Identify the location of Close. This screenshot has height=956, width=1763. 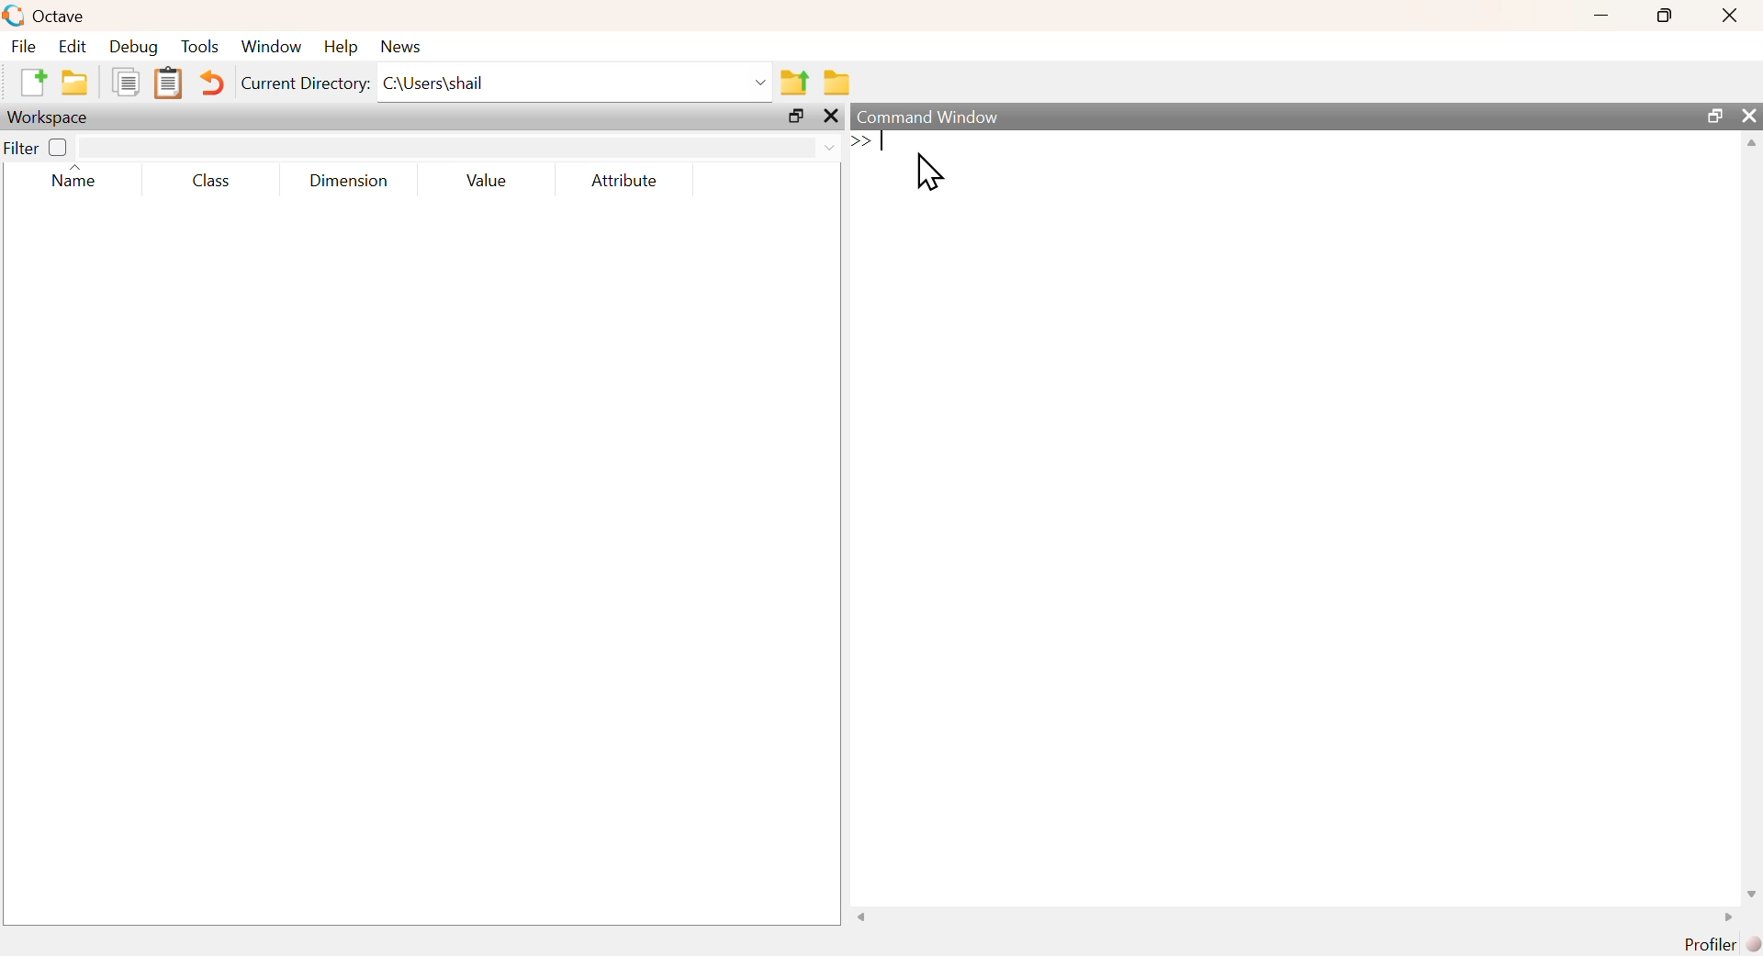
(1729, 16).